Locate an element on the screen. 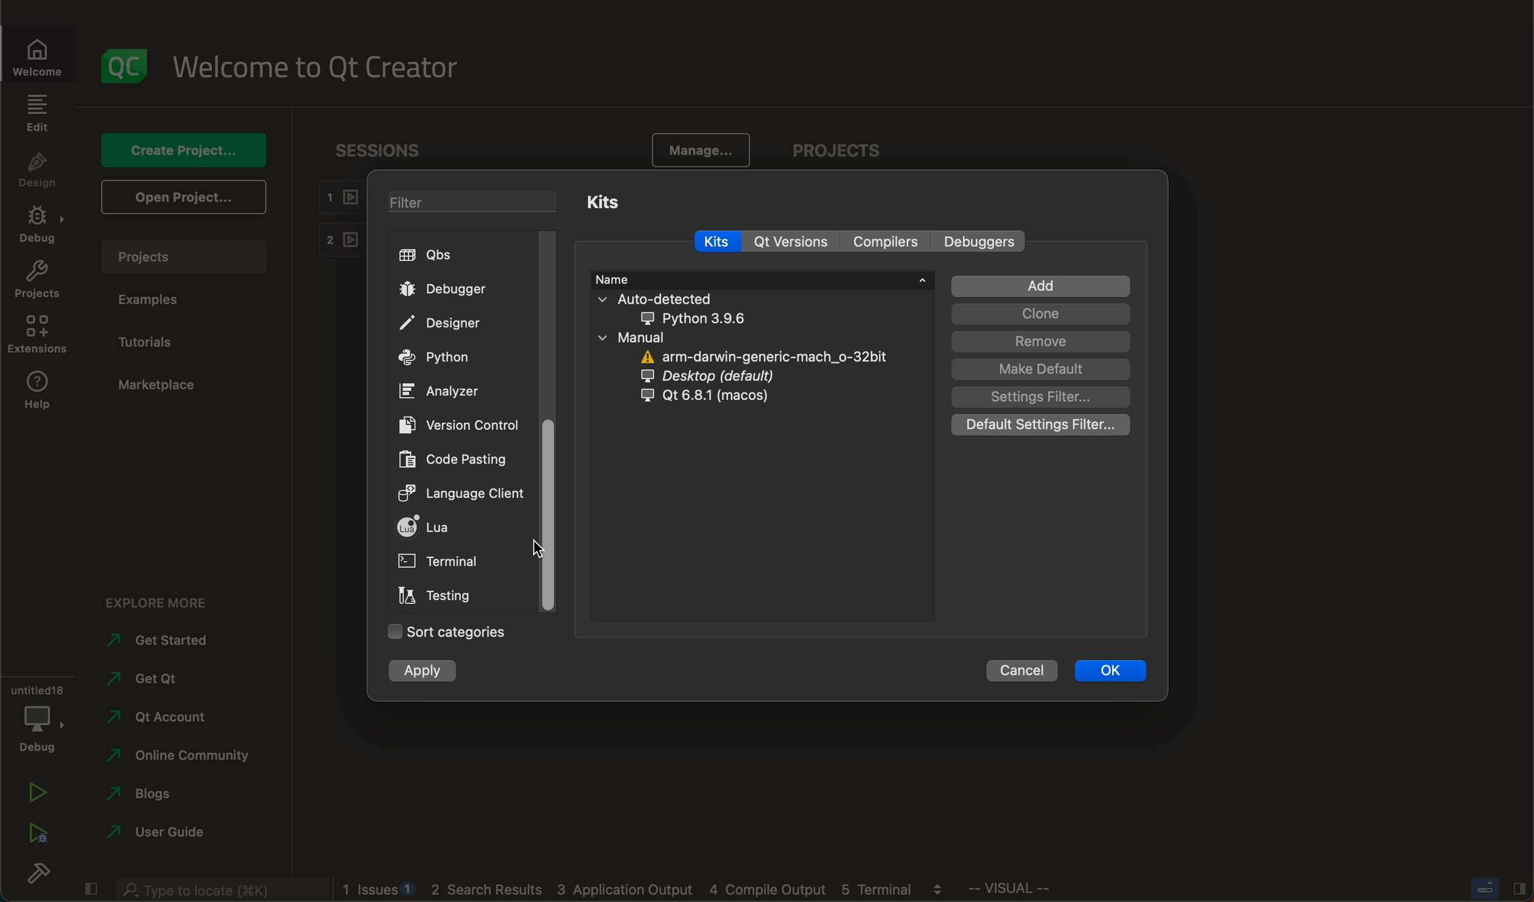 The width and height of the screenshot is (1534, 902). qt versions is located at coordinates (796, 242).